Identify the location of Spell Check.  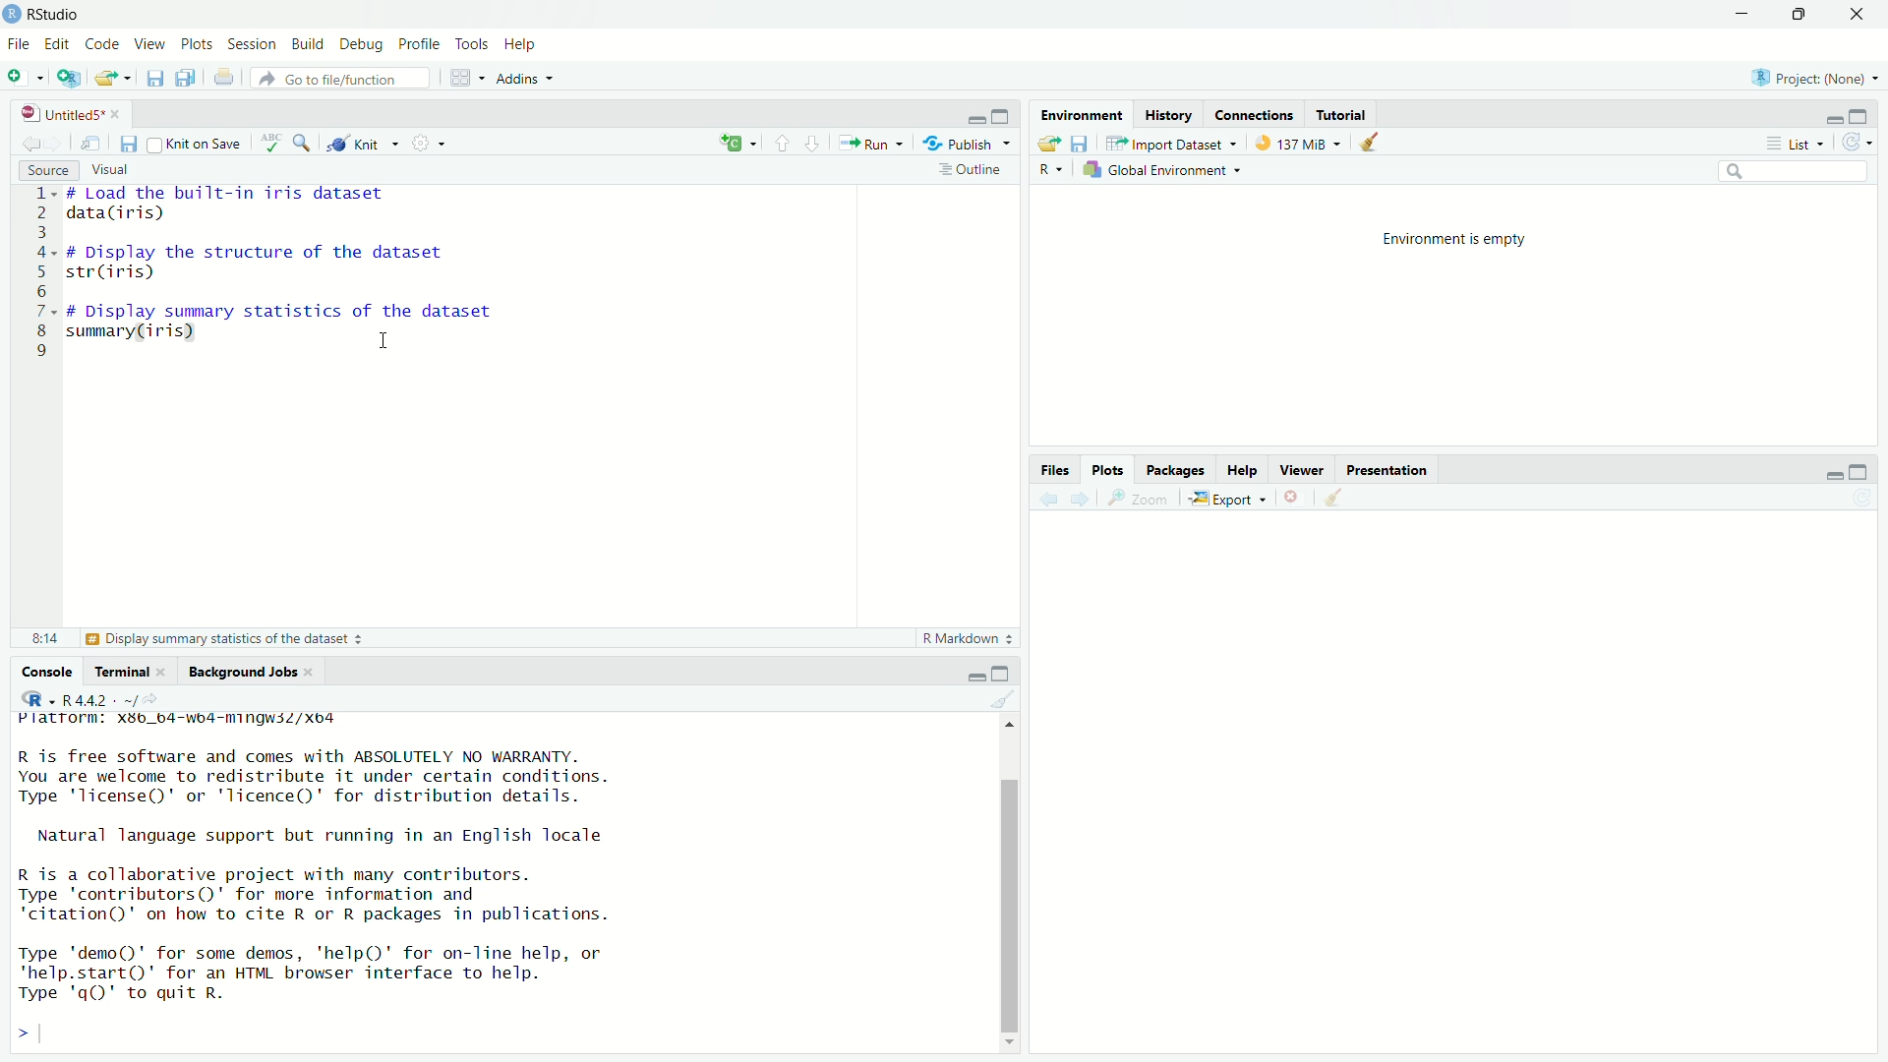
(270, 144).